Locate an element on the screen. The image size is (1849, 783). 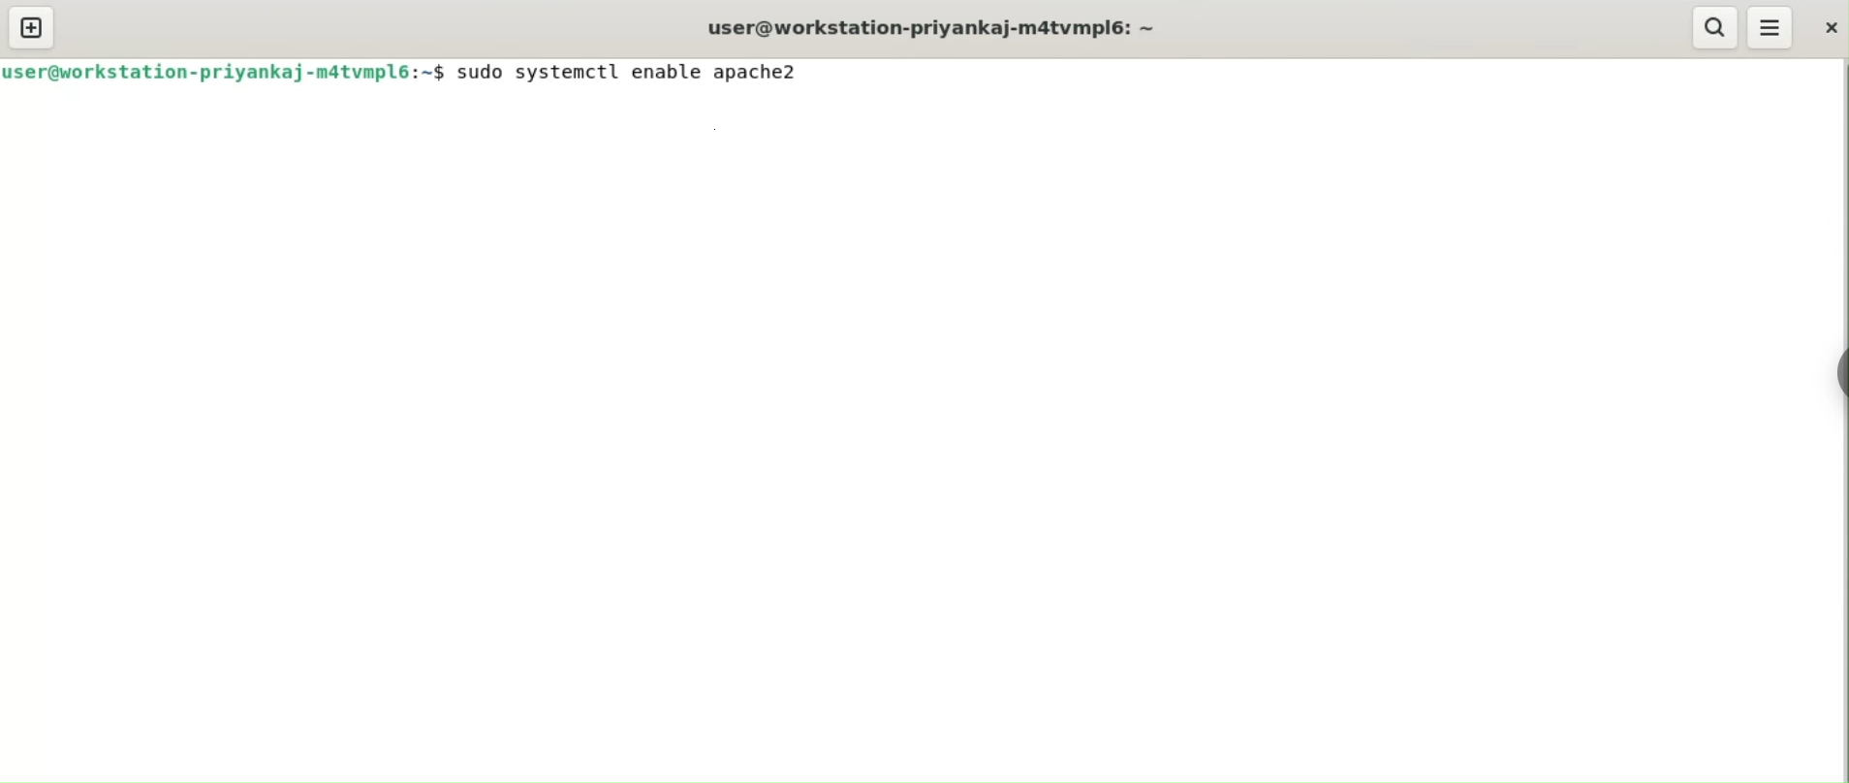
More Options is located at coordinates (1770, 25).